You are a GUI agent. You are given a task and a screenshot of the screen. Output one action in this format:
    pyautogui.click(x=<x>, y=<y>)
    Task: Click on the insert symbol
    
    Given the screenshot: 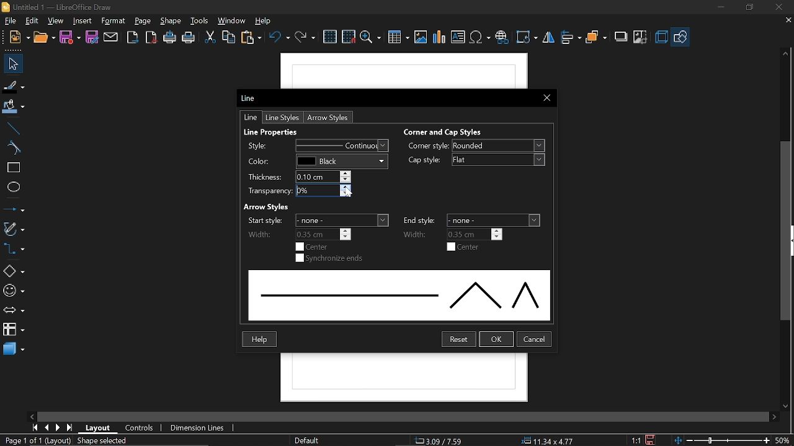 What is the action you would take?
    pyautogui.click(x=480, y=37)
    